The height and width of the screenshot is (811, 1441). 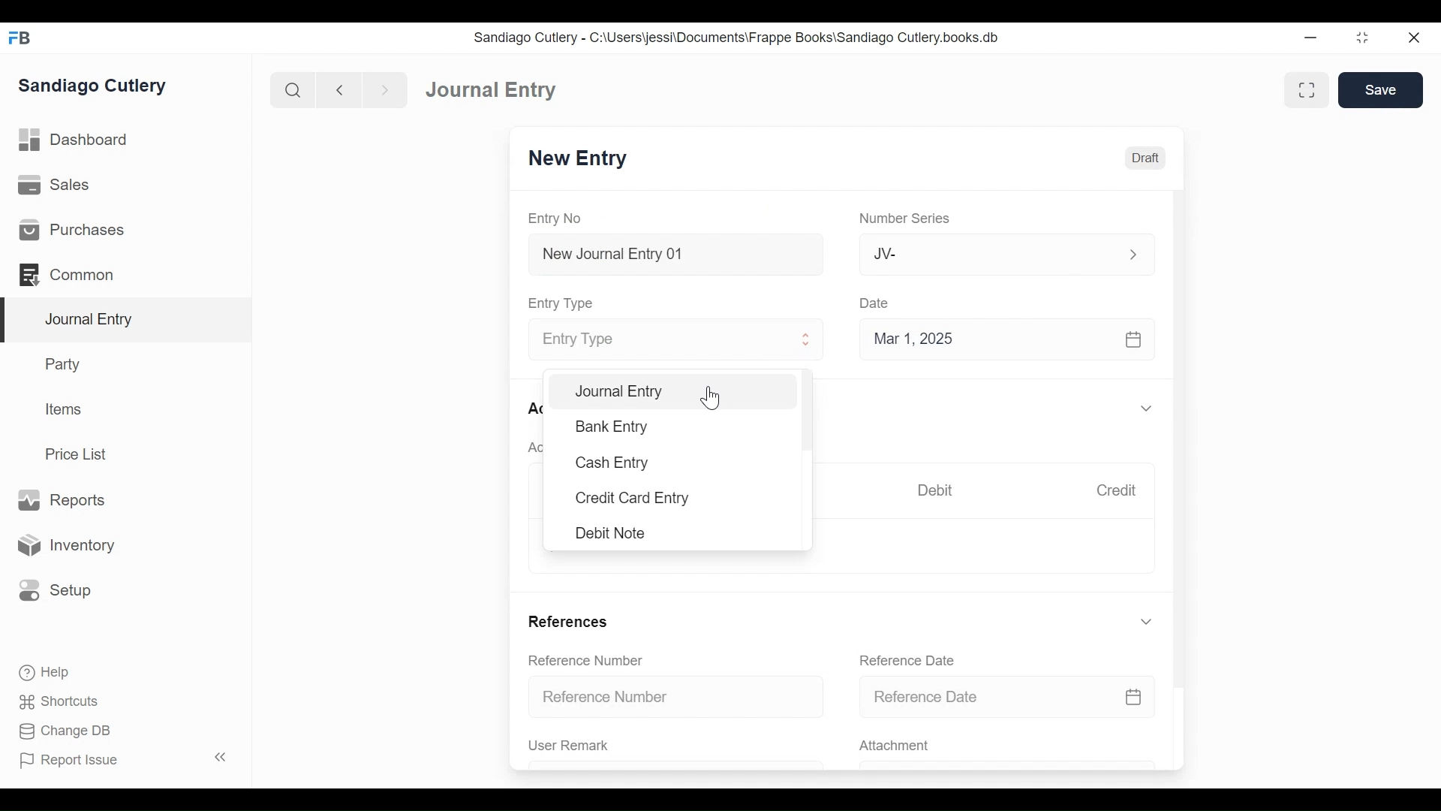 What do you see at coordinates (339, 89) in the screenshot?
I see `back` at bounding box center [339, 89].